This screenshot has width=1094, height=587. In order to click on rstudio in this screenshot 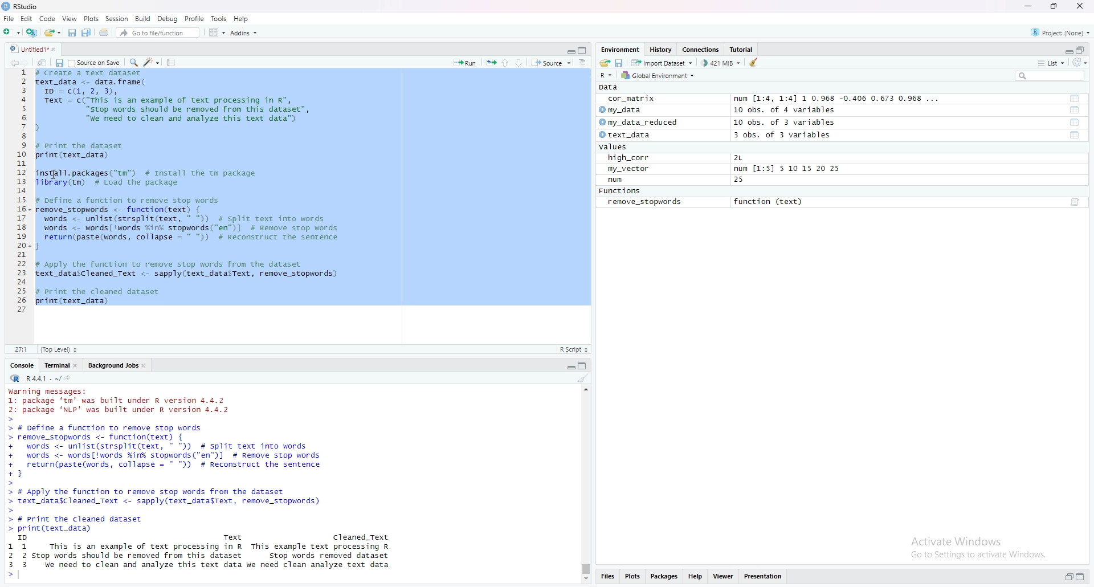, I will do `click(21, 7)`.